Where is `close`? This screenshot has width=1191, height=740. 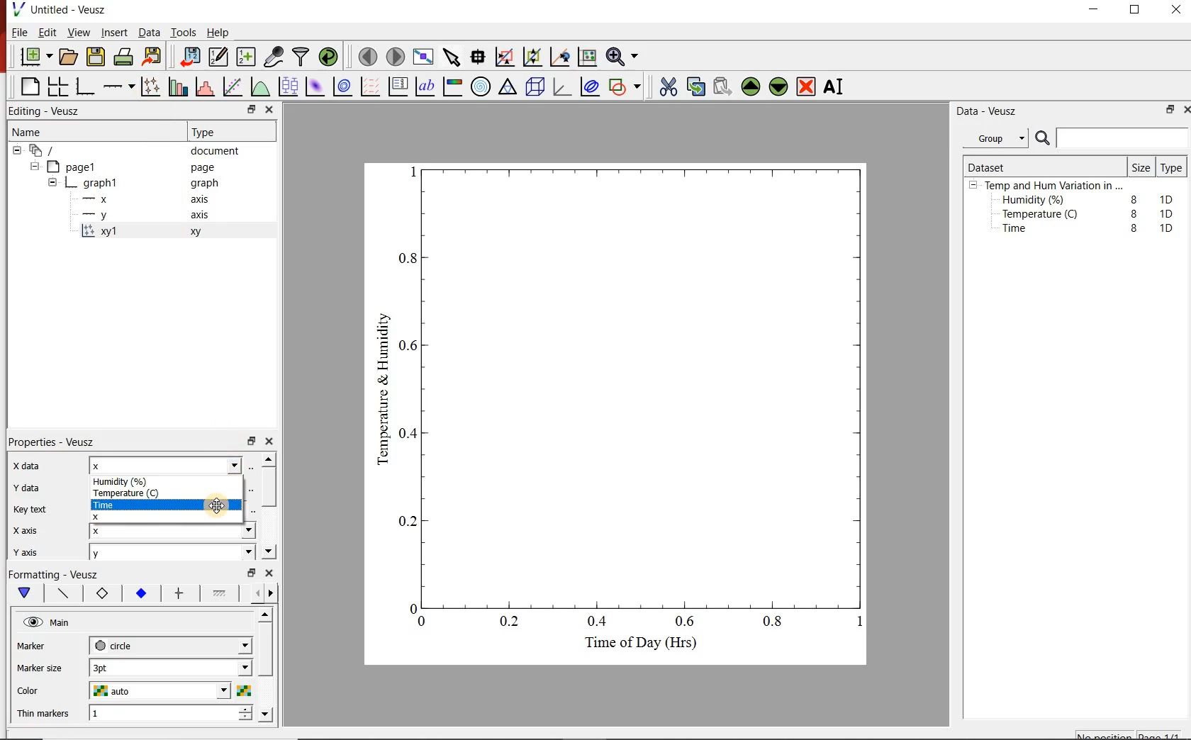 close is located at coordinates (270, 109).